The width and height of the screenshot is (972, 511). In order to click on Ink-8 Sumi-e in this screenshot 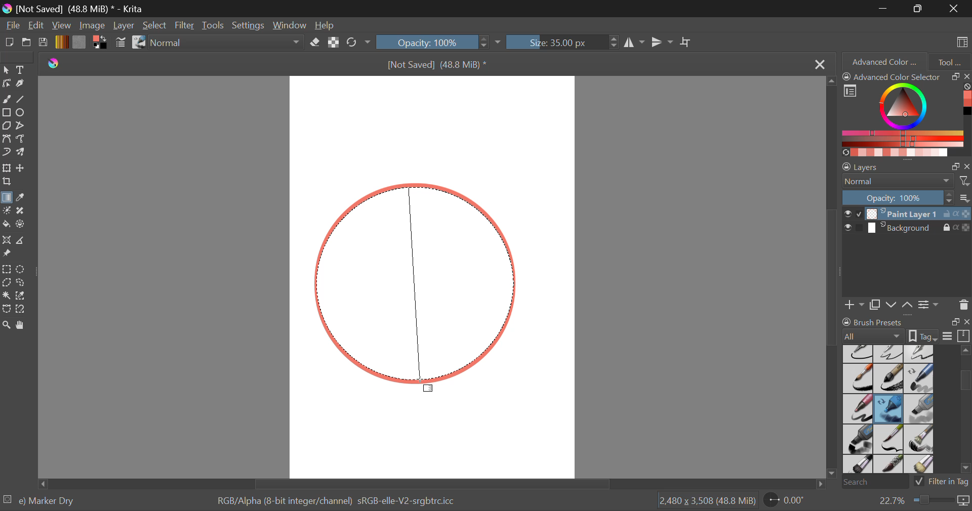, I will do `click(888, 379)`.